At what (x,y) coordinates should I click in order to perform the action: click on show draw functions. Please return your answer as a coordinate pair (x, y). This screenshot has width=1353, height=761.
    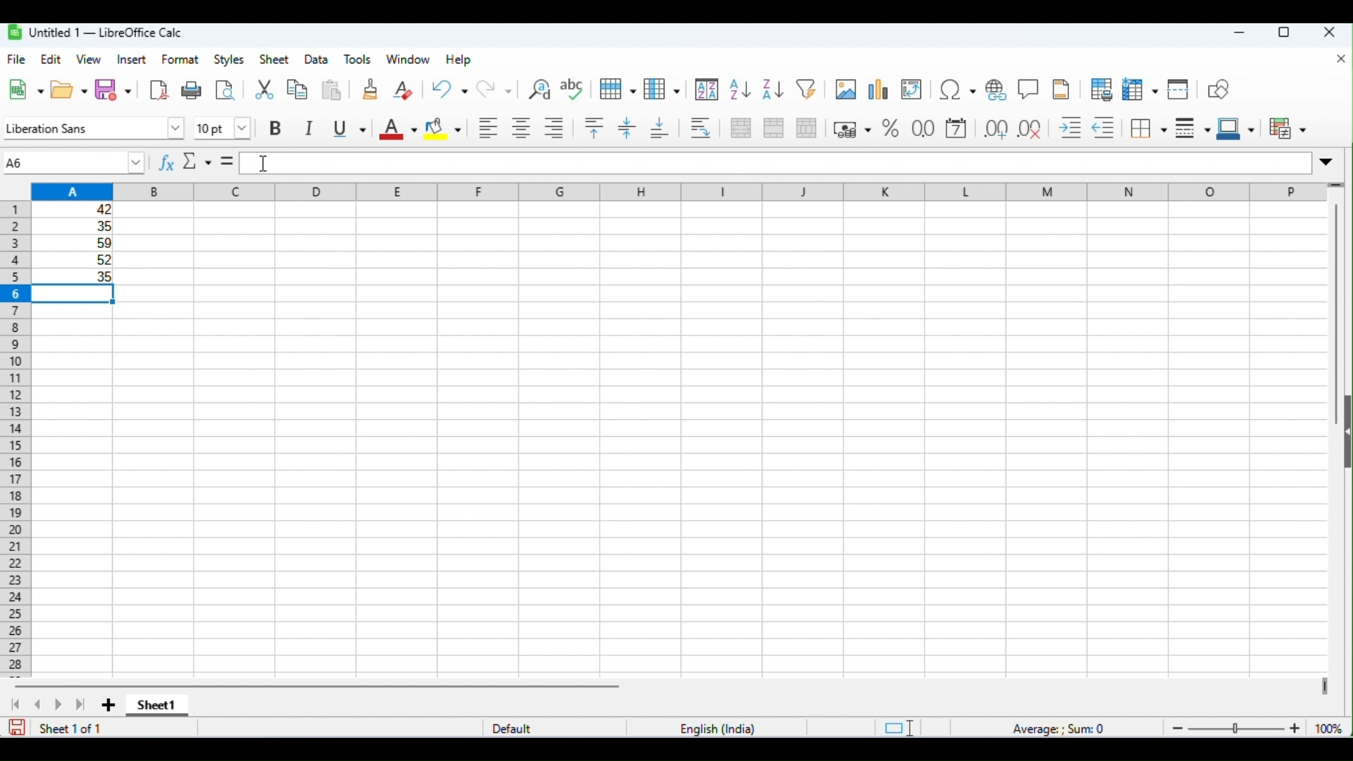
    Looking at the image, I should click on (1218, 90).